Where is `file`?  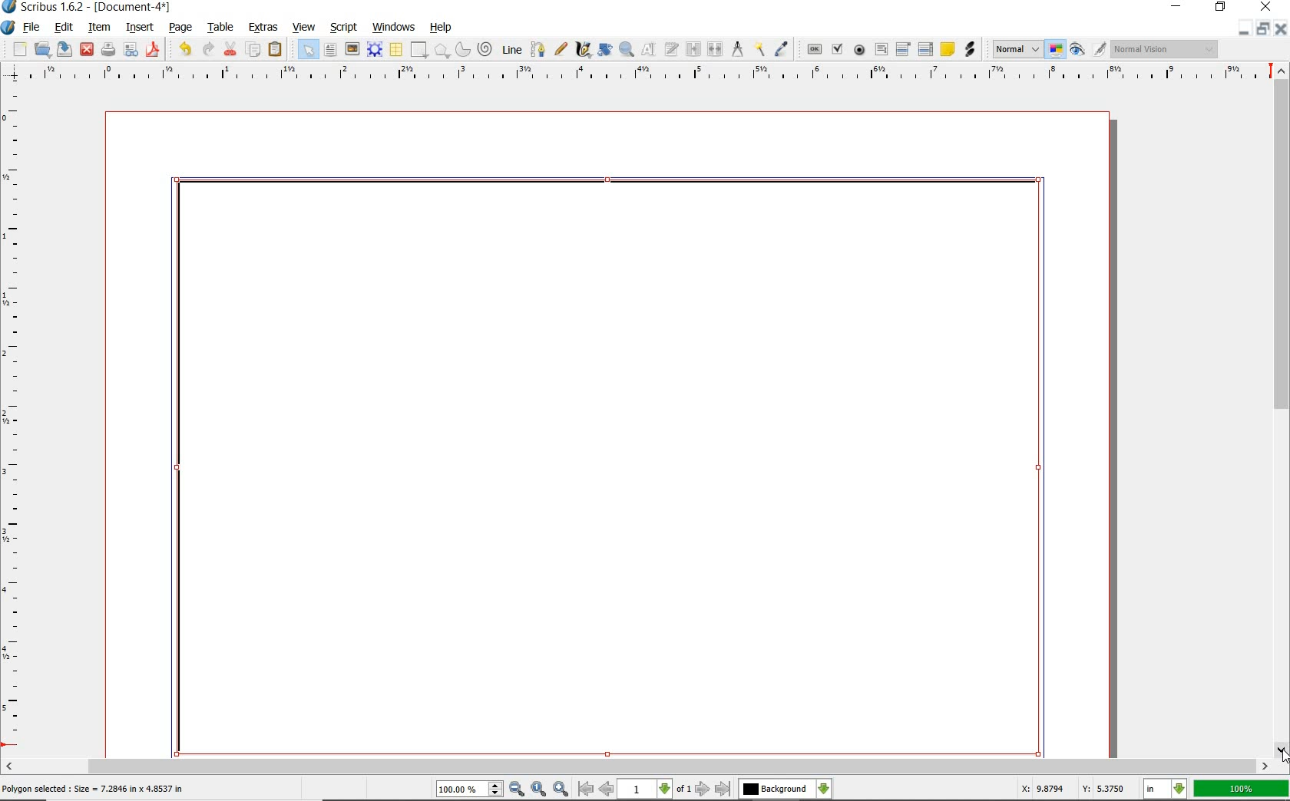
file is located at coordinates (33, 28).